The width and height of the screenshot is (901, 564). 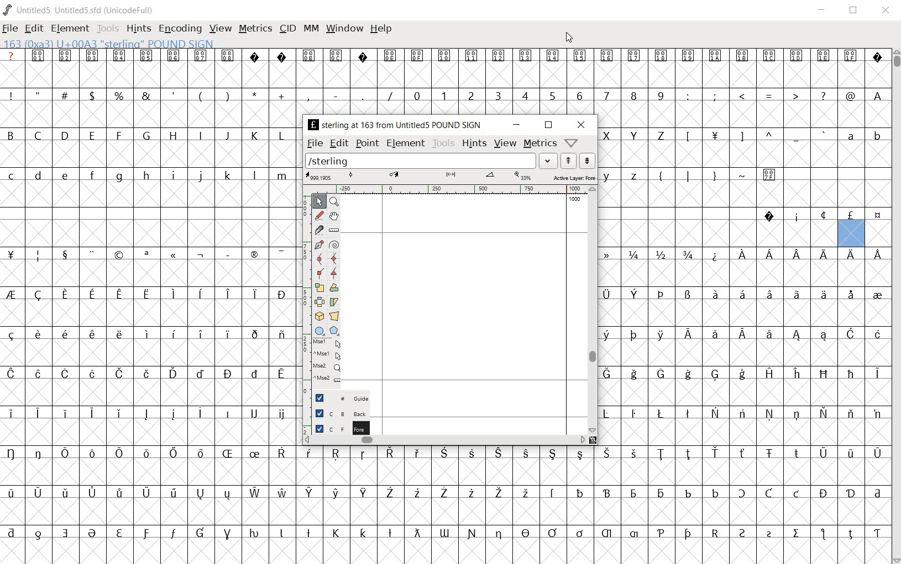 I want to click on Symbol, so click(x=64, y=452).